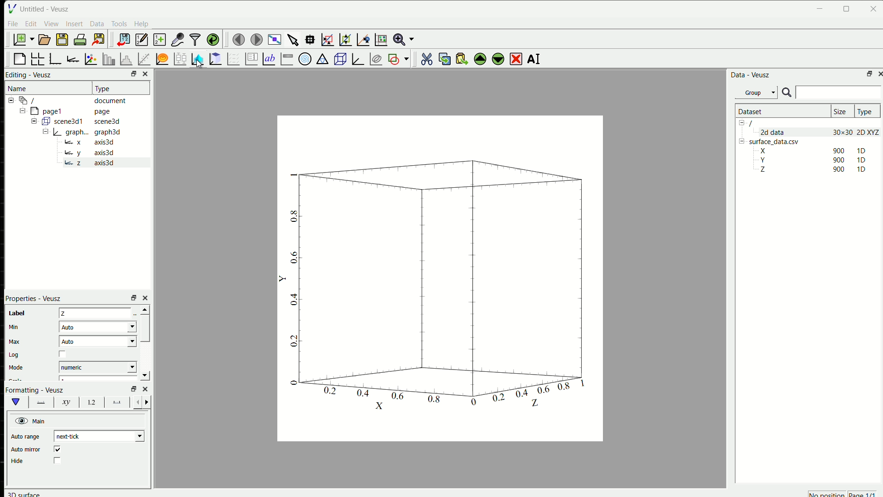  I want to click on 2d data 30x30 2D XYZ, so click(820, 132).